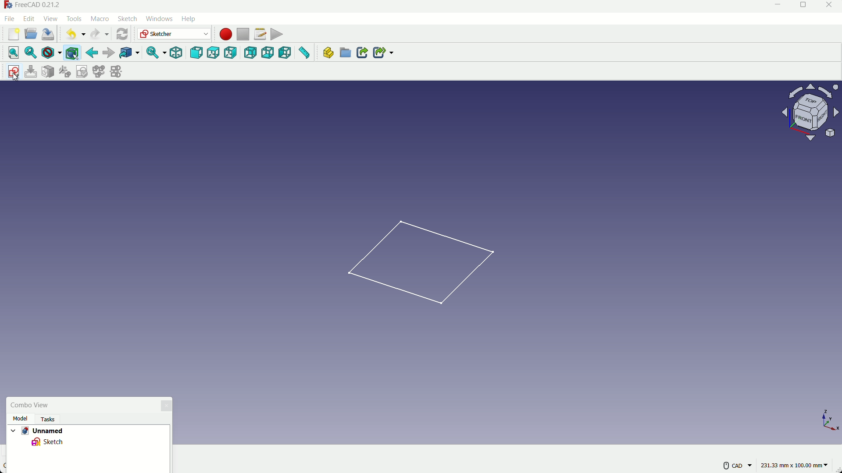 This screenshot has height=473, width=842. Describe the element at coordinates (260, 34) in the screenshot. I see `macros setting` at that location.